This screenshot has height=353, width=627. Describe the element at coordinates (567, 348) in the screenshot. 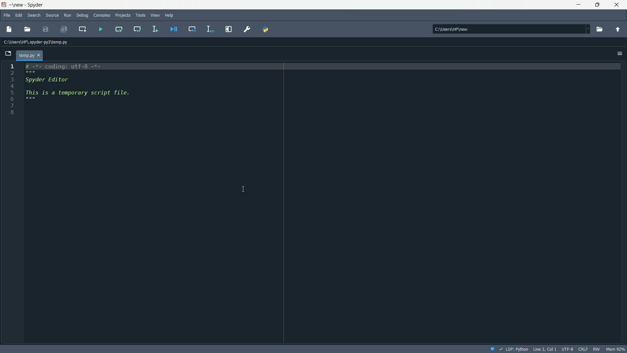

I see `file encoding` at that location.